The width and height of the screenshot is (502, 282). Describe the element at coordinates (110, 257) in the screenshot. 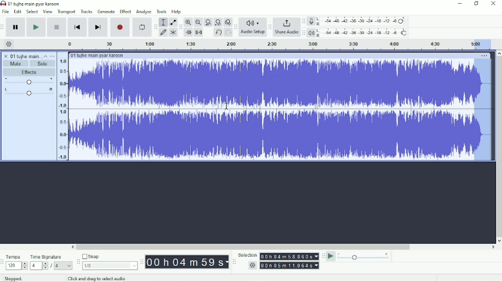

I see `Snap` at that location.